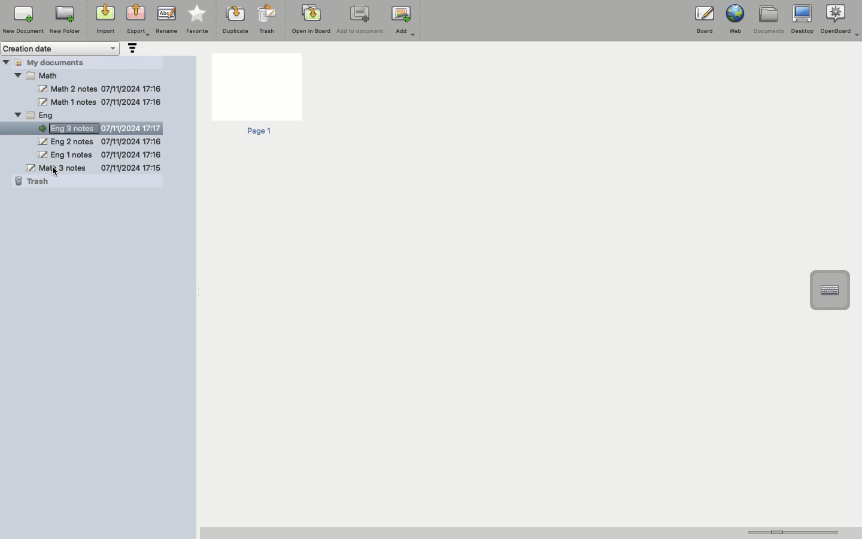 The height and width of the screenshot is (539, 862). What do you see at coordinates (18, 116) in the screenshot?
I see `Hide` at bounding box center [18, 116].